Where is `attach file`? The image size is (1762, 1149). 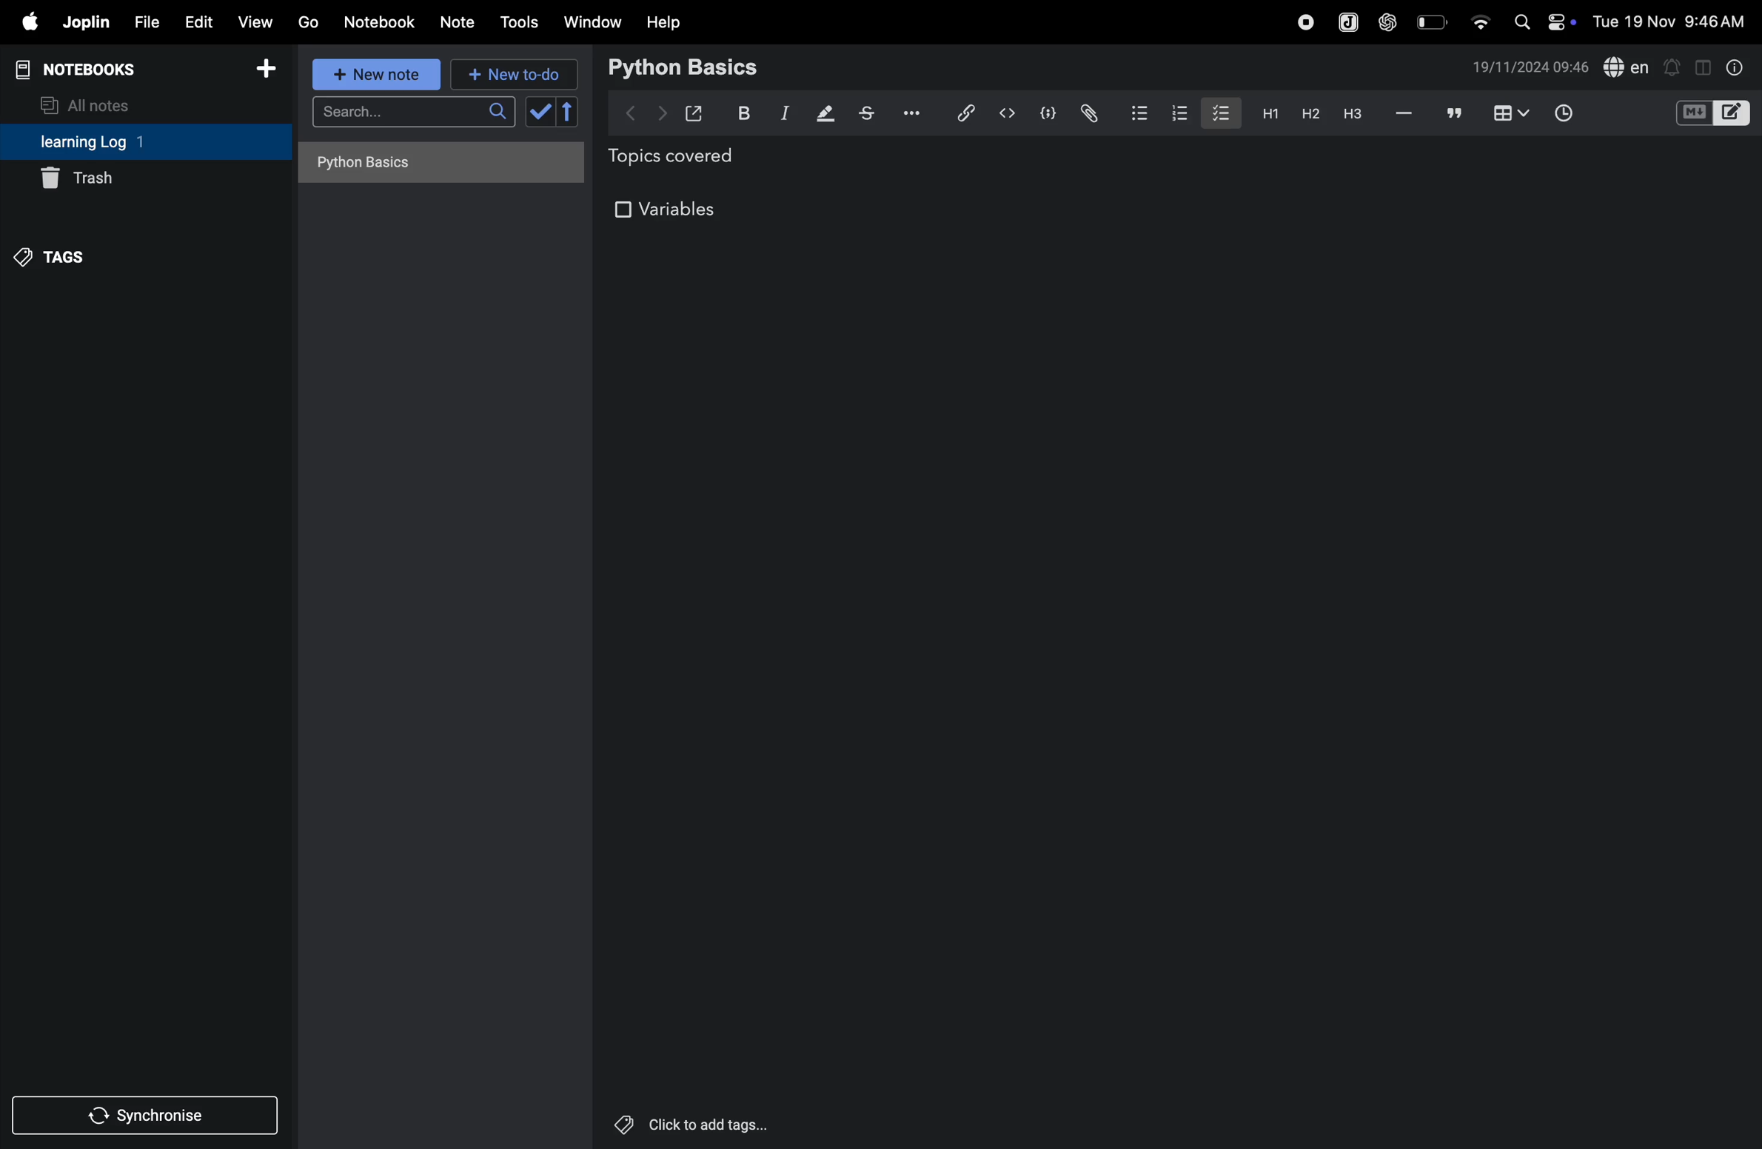
attach file is located at coordinates (1088, 113).